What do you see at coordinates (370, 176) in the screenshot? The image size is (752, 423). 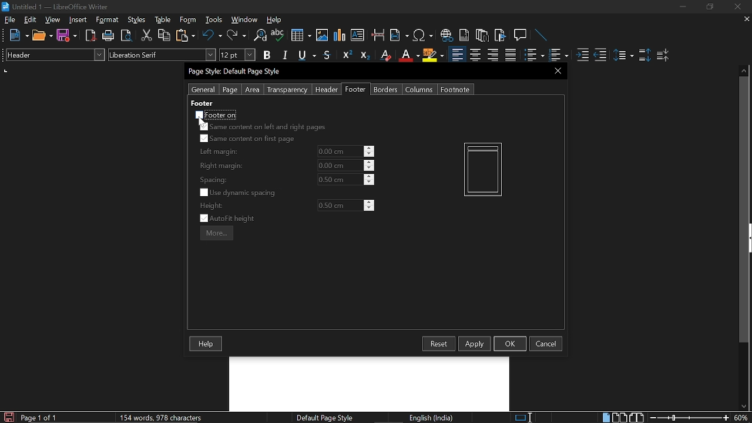 I see `increase spacing` at bounding box center [370, 176].